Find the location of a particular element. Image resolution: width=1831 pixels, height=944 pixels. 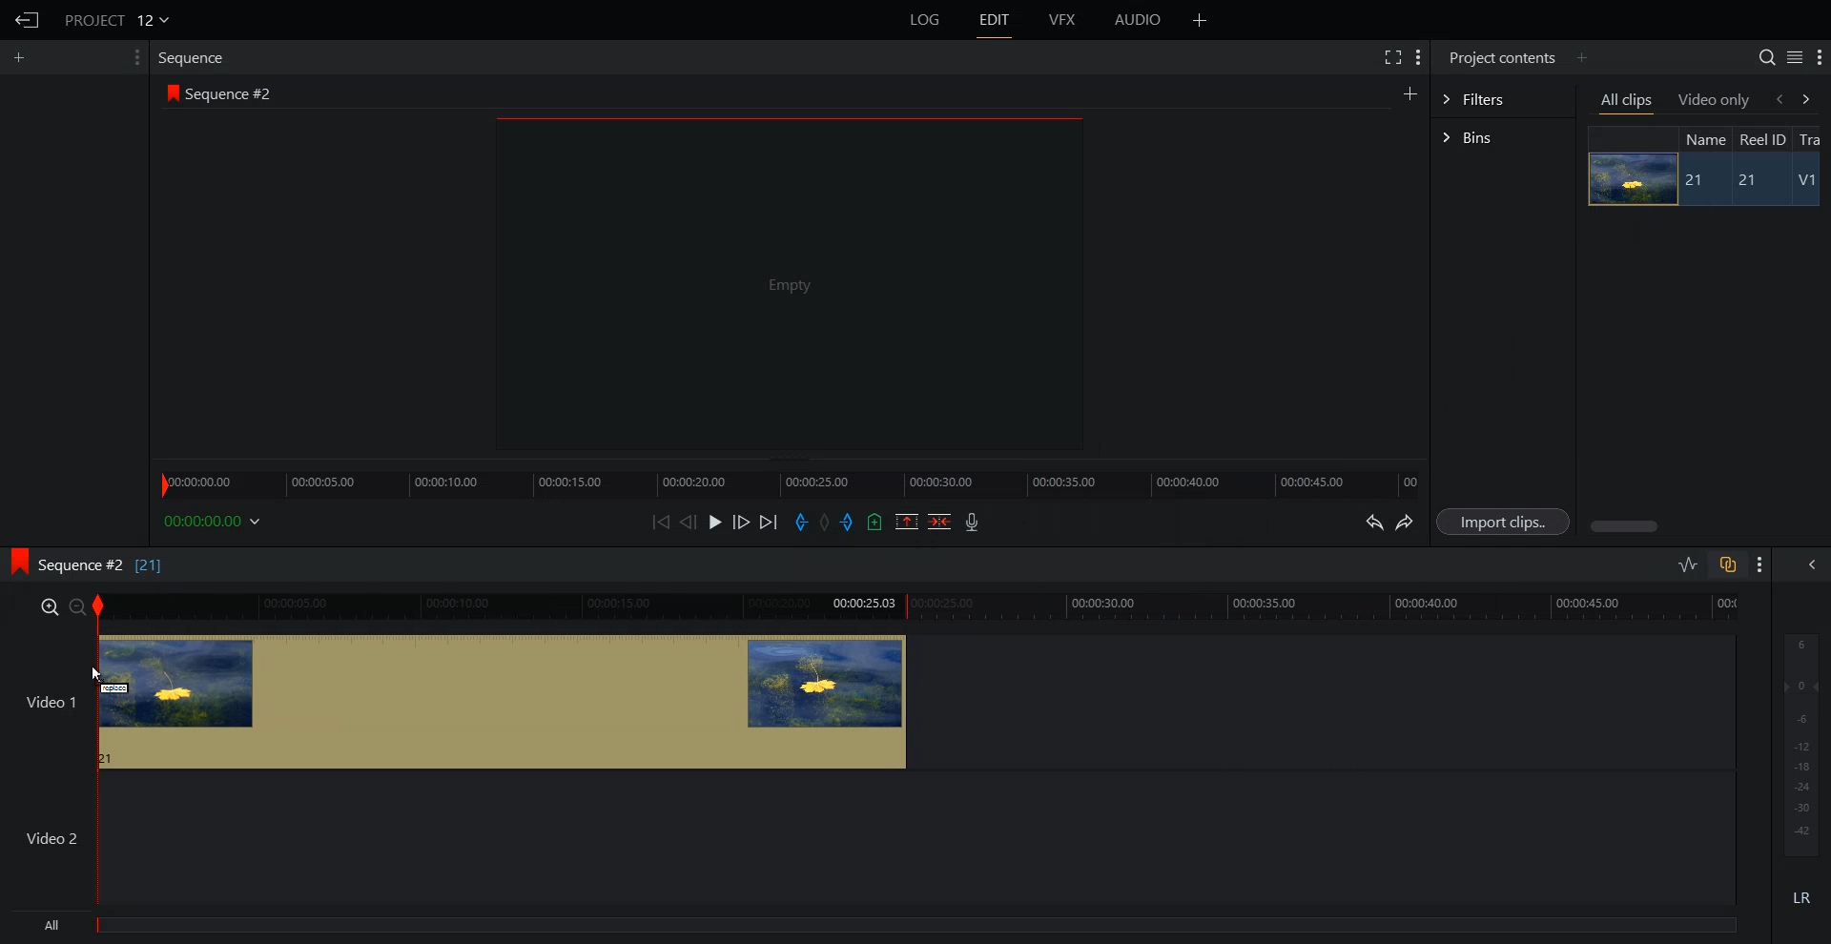

LR is located at coordinates (1802, 894).